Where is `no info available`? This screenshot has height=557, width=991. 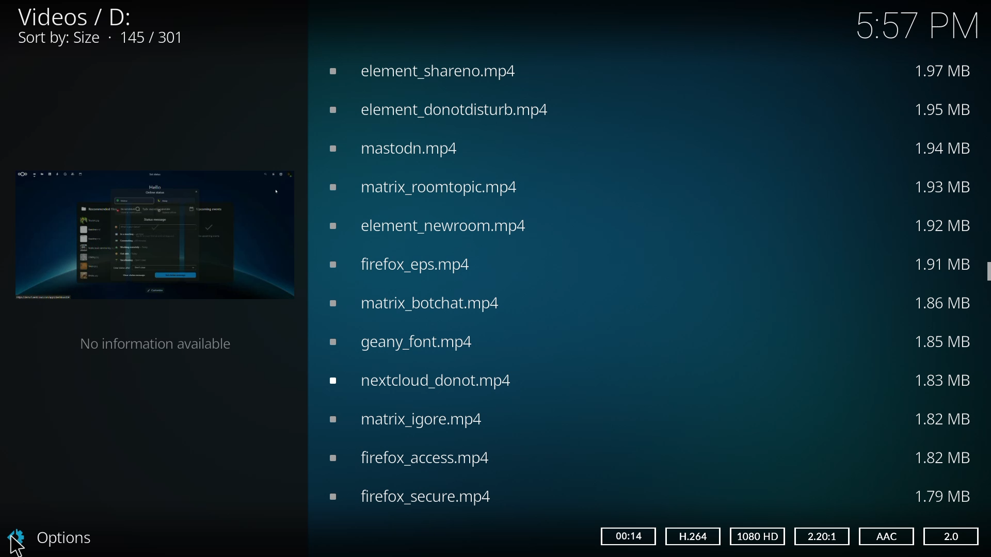 no info available is located at coordinates (160, 342).